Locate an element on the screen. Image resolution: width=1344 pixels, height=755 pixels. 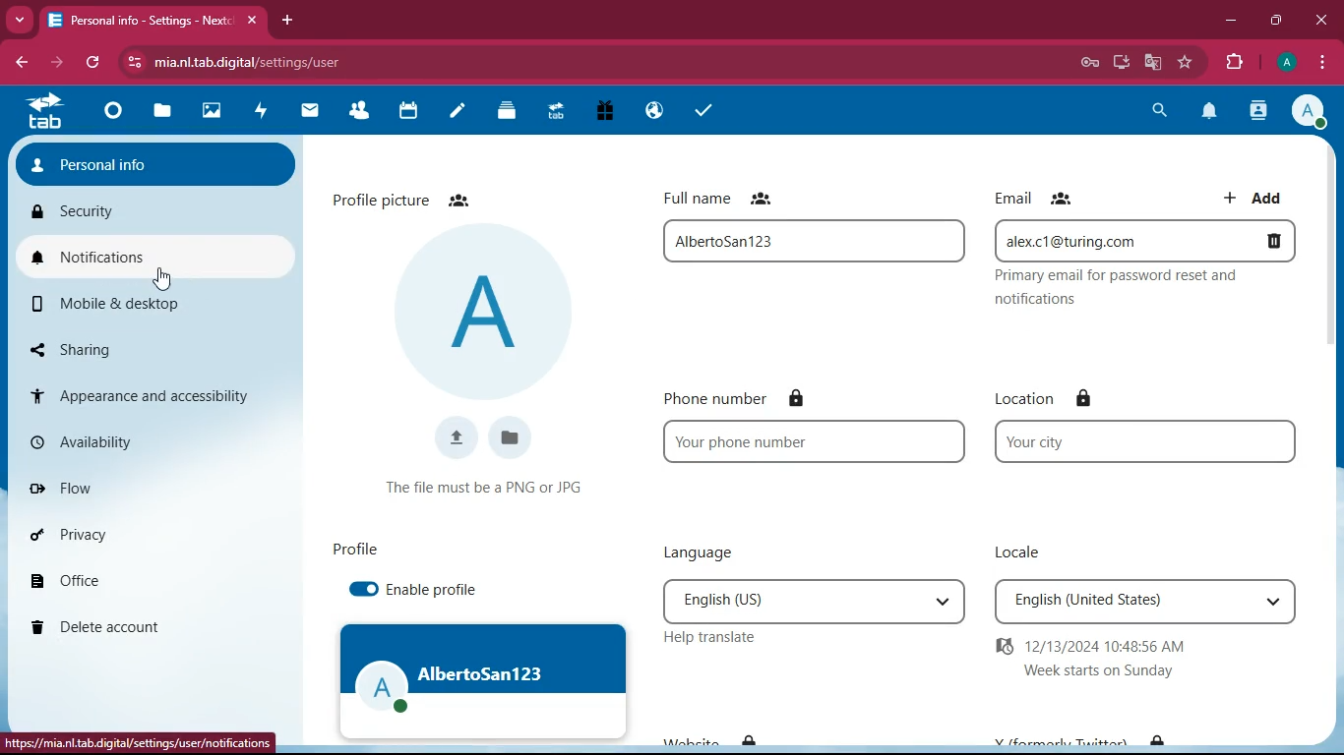
bookmark this tab is located at coordinates (1186, 60).